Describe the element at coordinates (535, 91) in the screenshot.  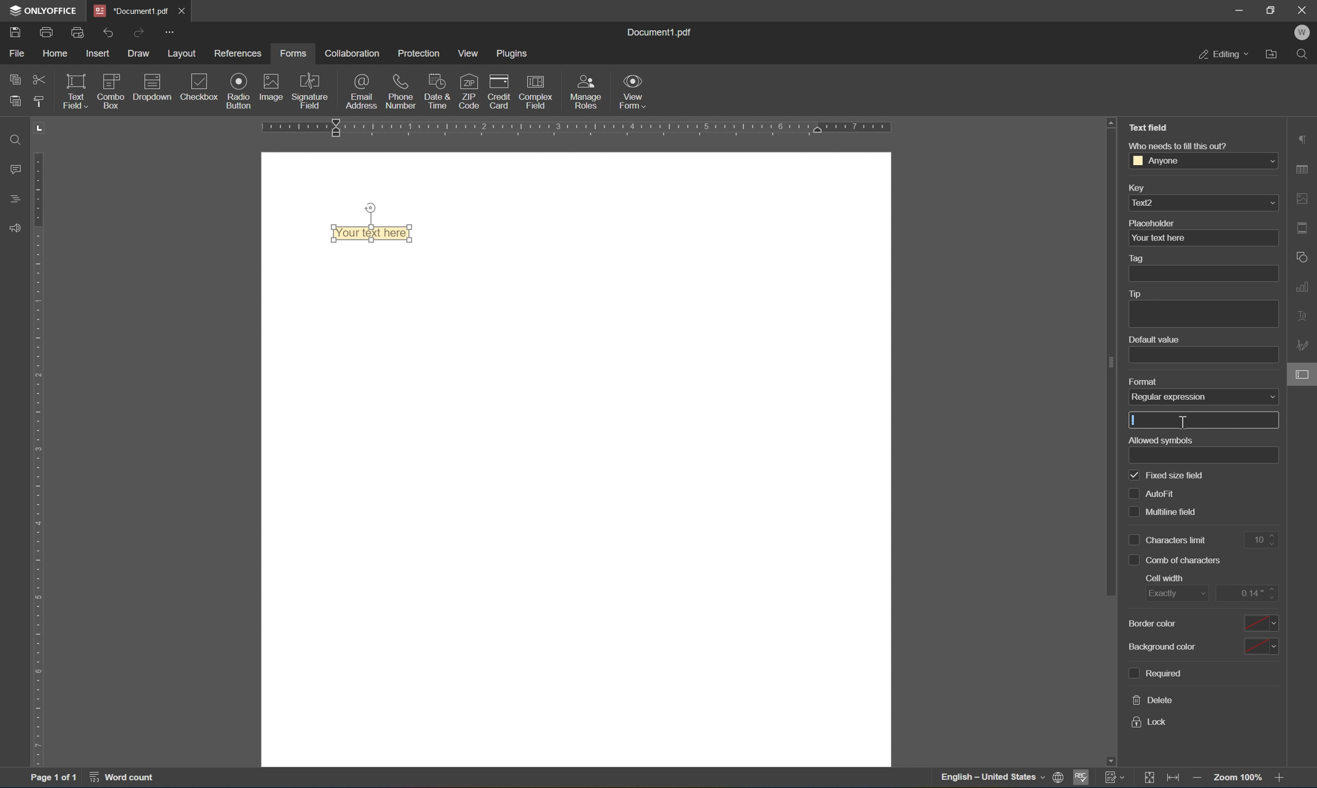
I see `complex field` at that location.